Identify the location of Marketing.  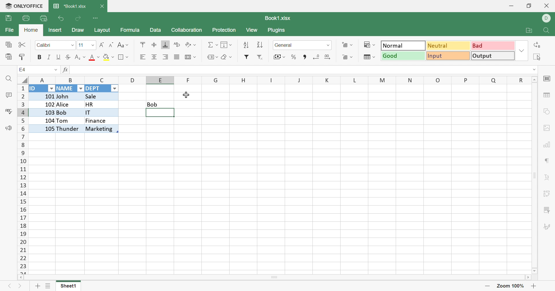
(99, 129).